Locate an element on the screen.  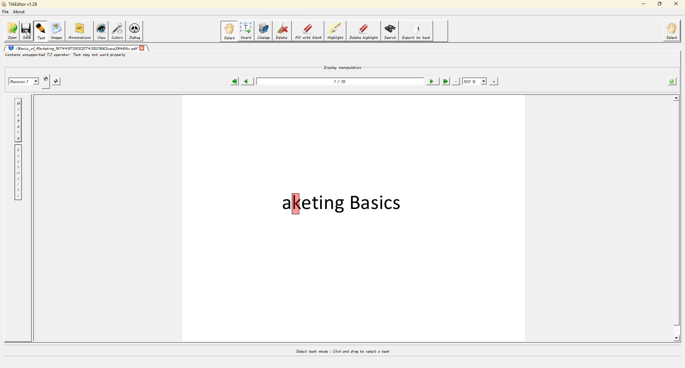
change is located at coordinates (264, 31).